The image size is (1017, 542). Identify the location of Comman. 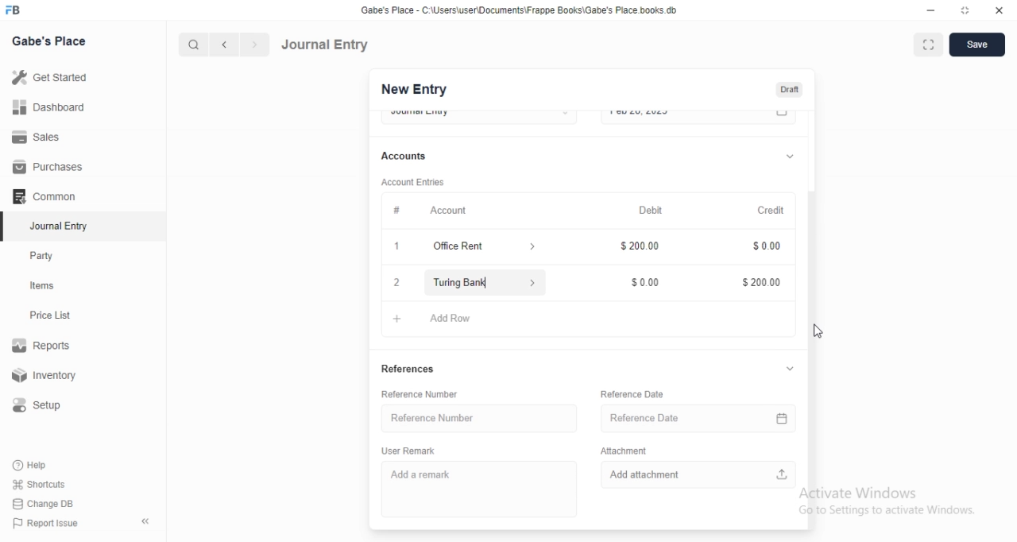
(39, 196).